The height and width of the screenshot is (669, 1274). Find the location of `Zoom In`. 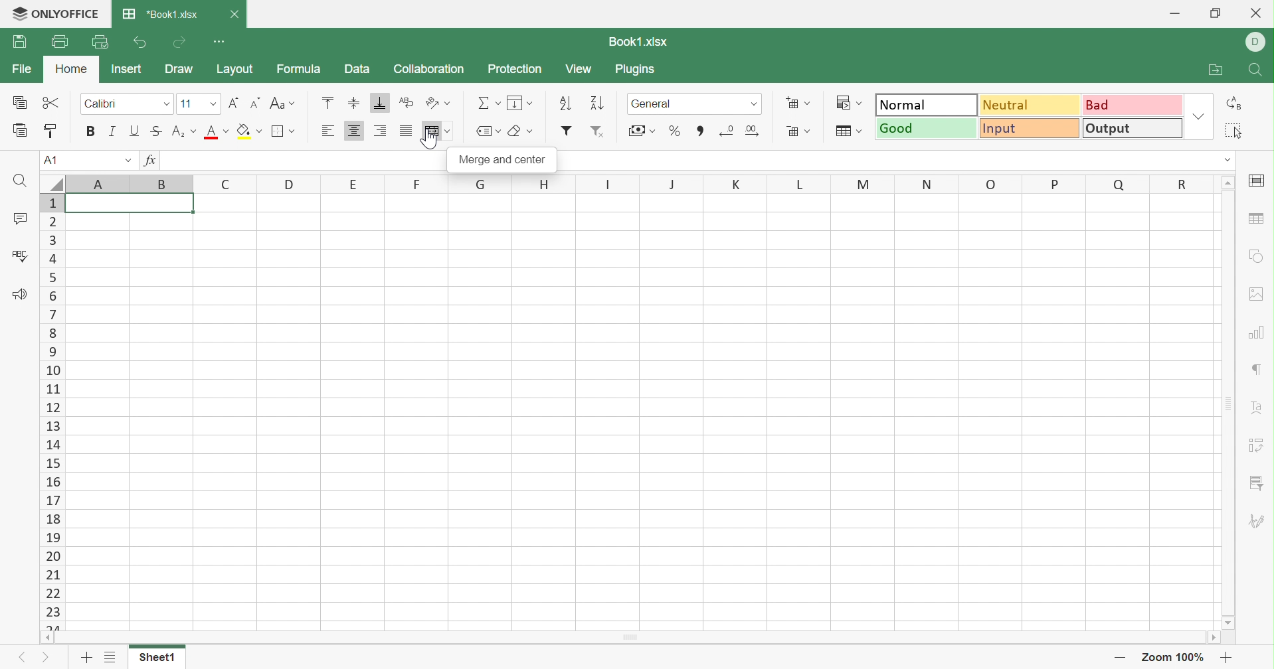

Zoom In is located at coordinates (1227, 659).